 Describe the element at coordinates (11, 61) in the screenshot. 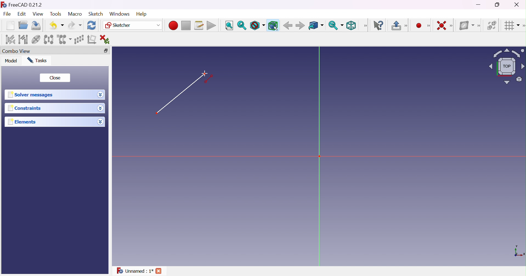

I see `Model` at that location.